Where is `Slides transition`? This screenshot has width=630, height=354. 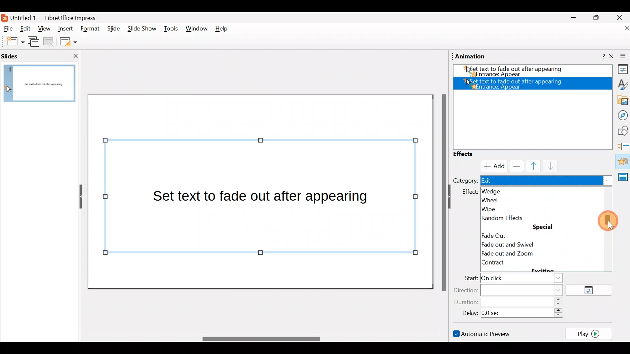
Slides transition is located at coordinates (623, 146).